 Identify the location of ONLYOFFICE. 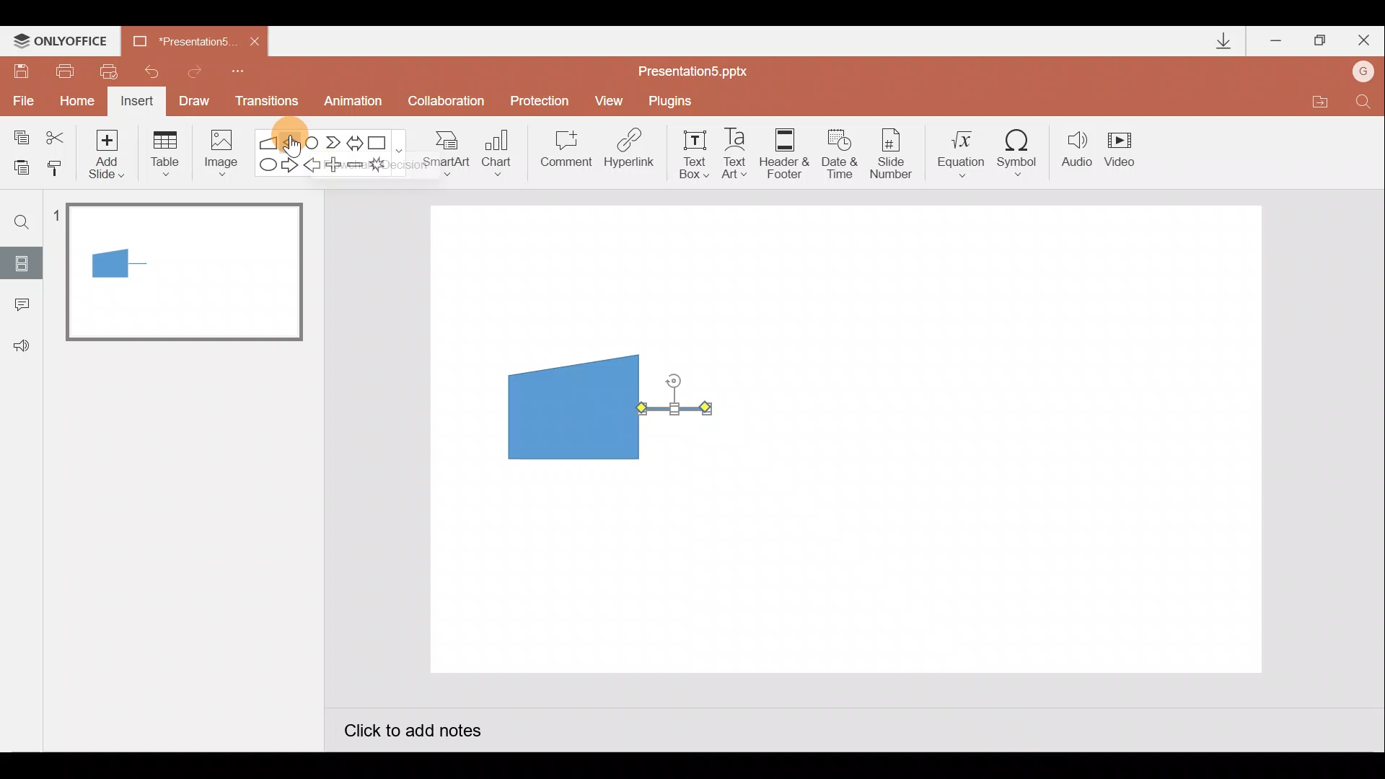
(63, 41).